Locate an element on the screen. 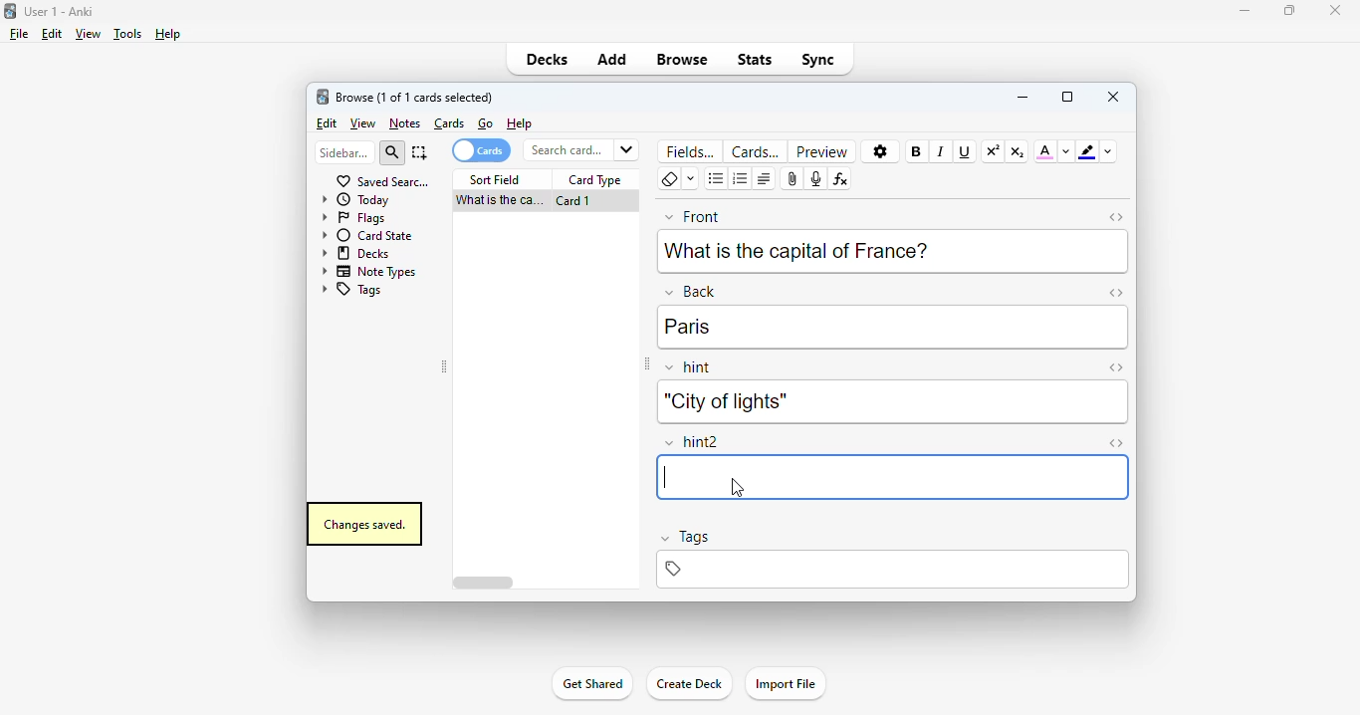 The image size is (1360, 715). bold is located at coordinates (915, 150).